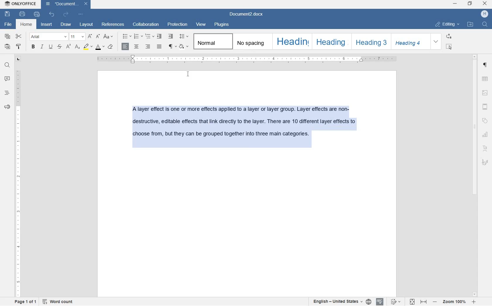 The height and width of the screenshot is (306, 492). What do you see at coordinates (7, 65) in the screenshot?
I see `find` at bounding box center [7, 65].